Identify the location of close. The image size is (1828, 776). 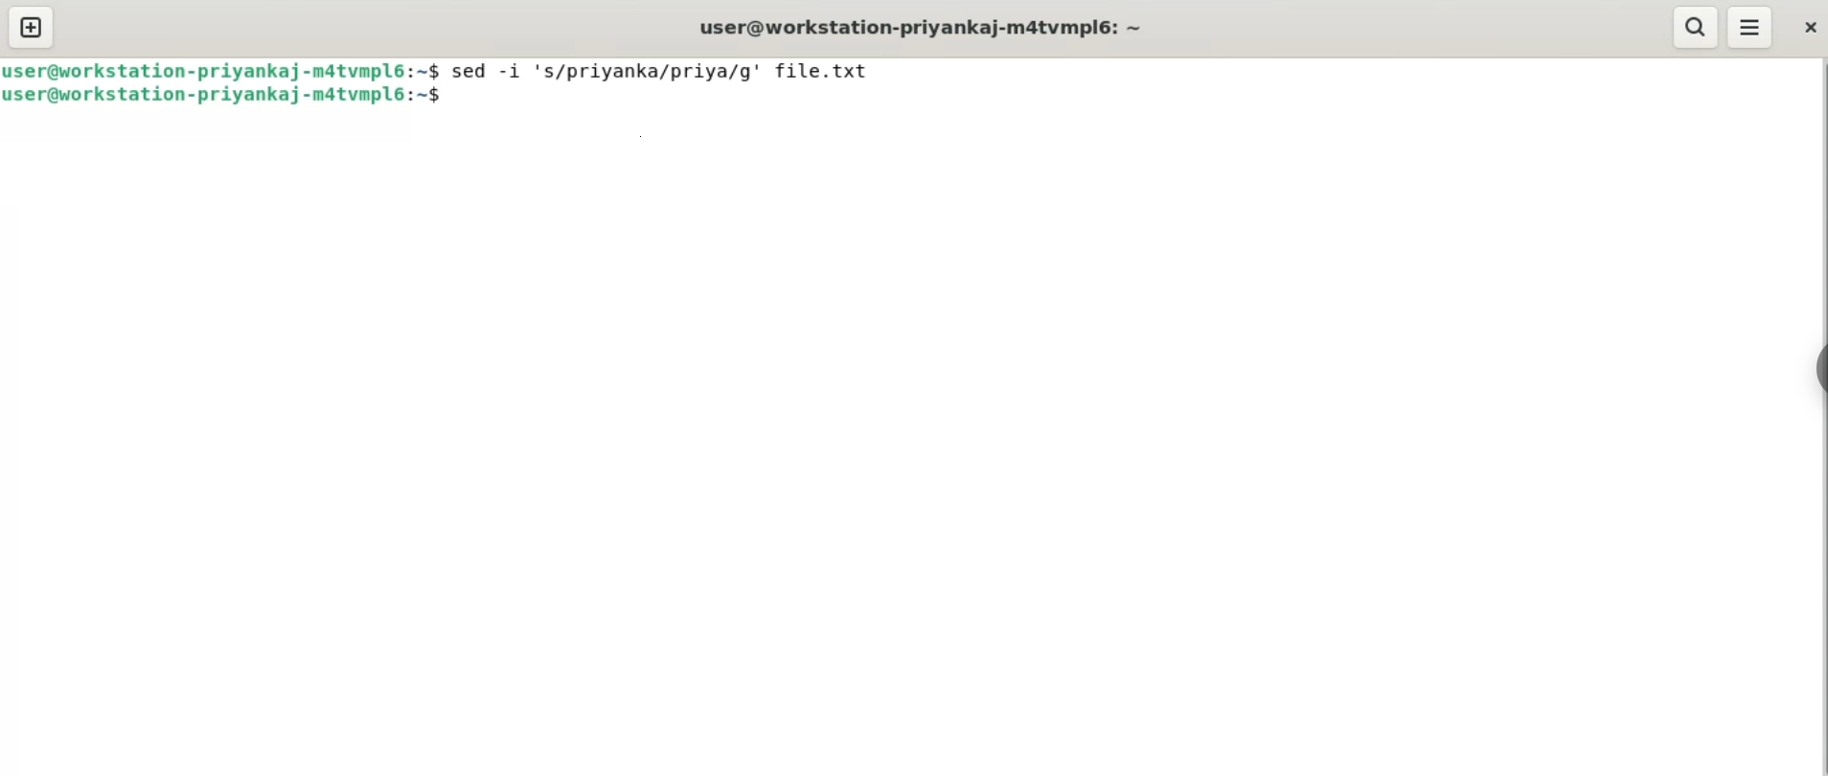
(1804, 25).